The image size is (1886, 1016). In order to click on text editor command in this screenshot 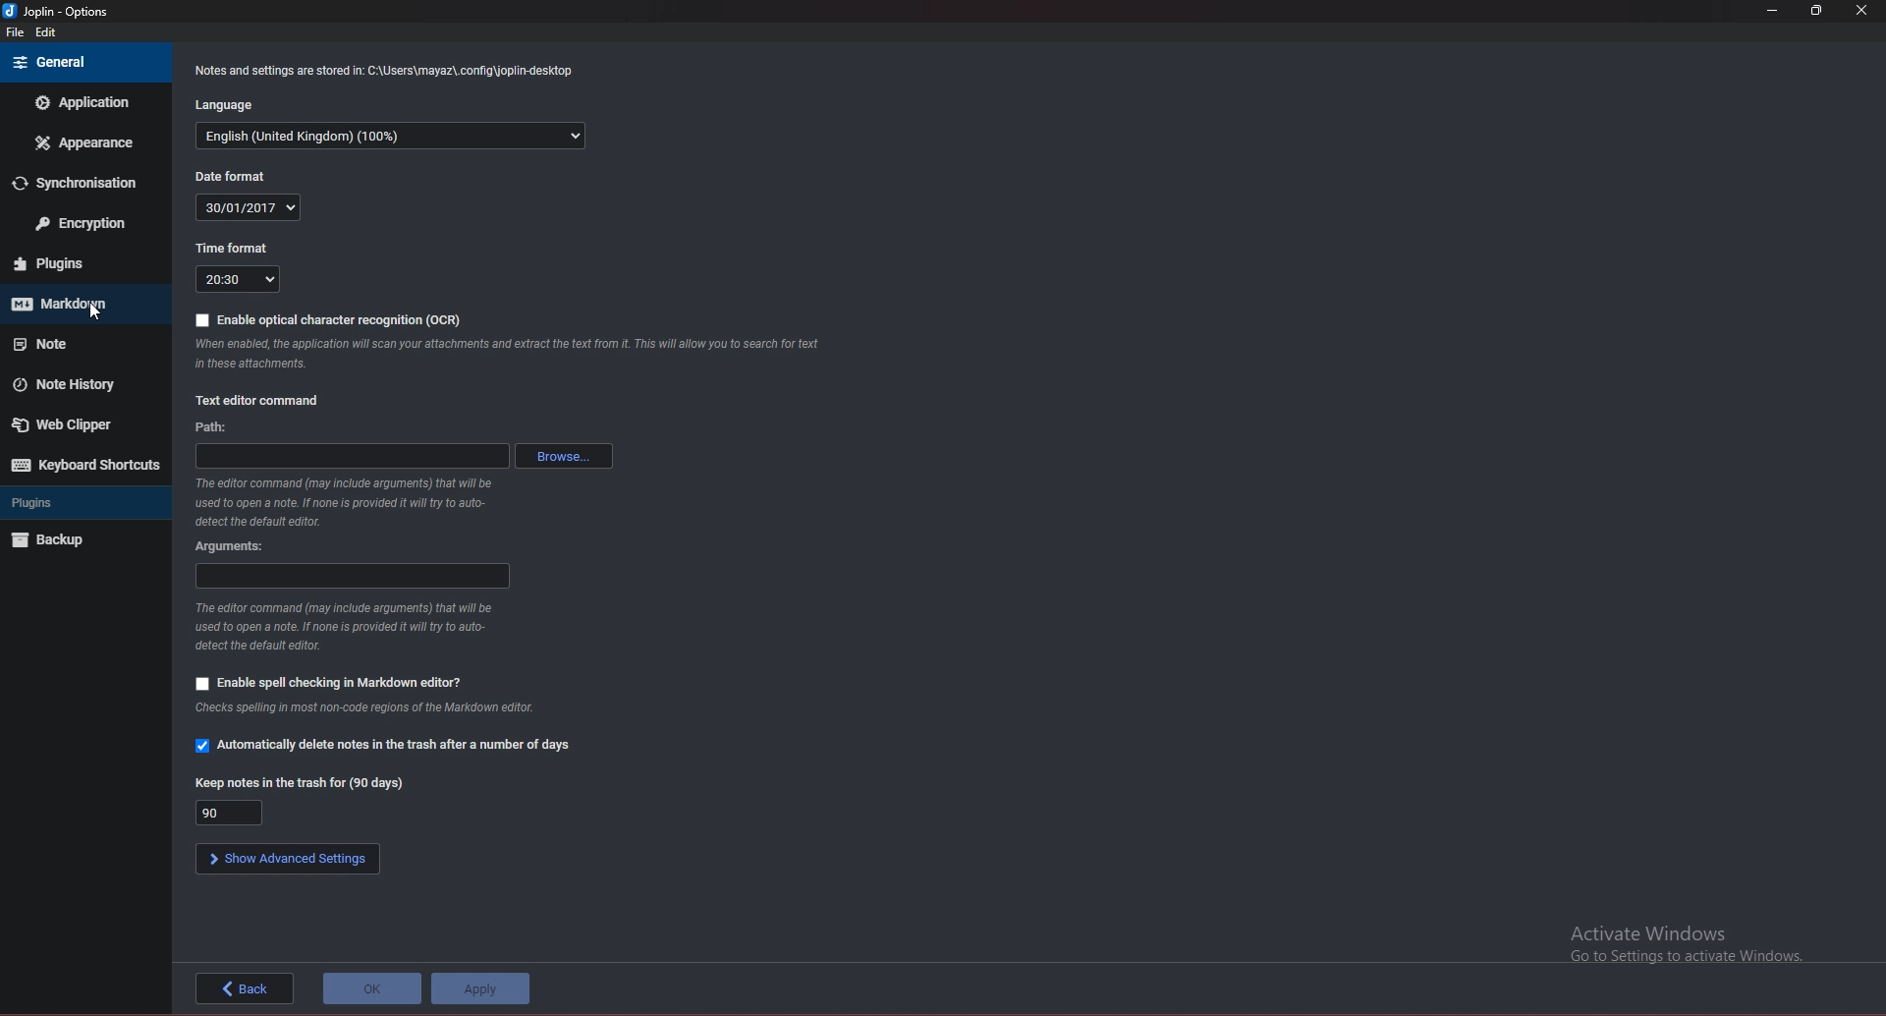, I will do `click(257, 400)`.